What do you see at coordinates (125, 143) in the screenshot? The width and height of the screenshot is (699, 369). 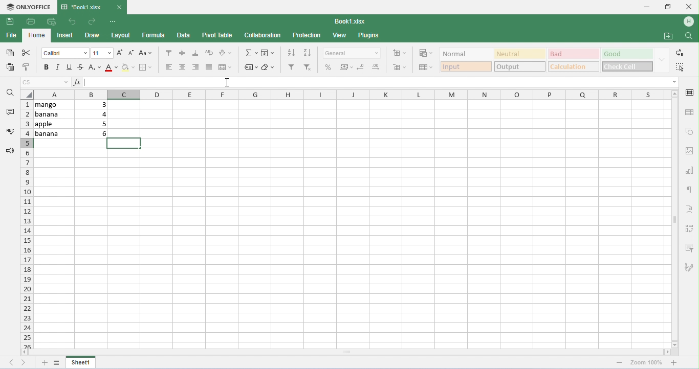 I see `selected cell` at bounding box center [125, 143].